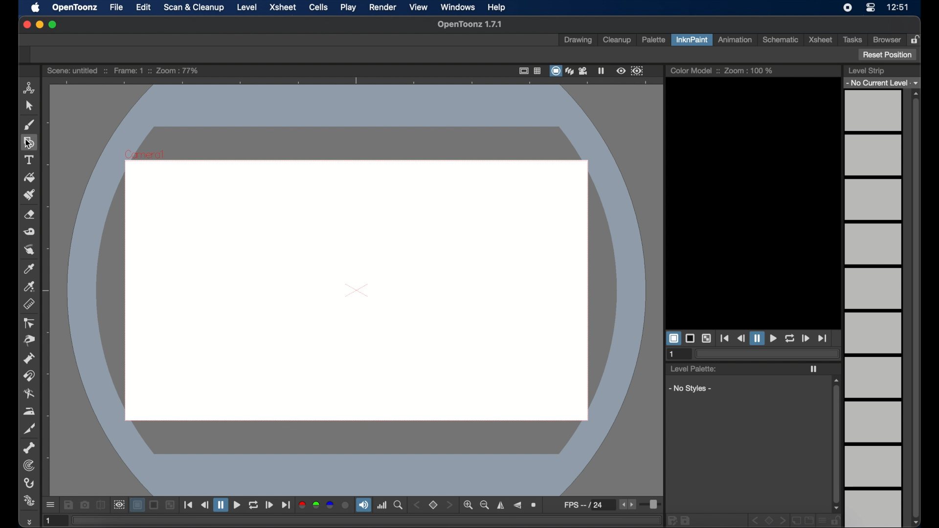 This screenshot has width=939, height=528. Describe the element at coordinates (29, 178) in the screenshot. I see `fill tool` at that location.